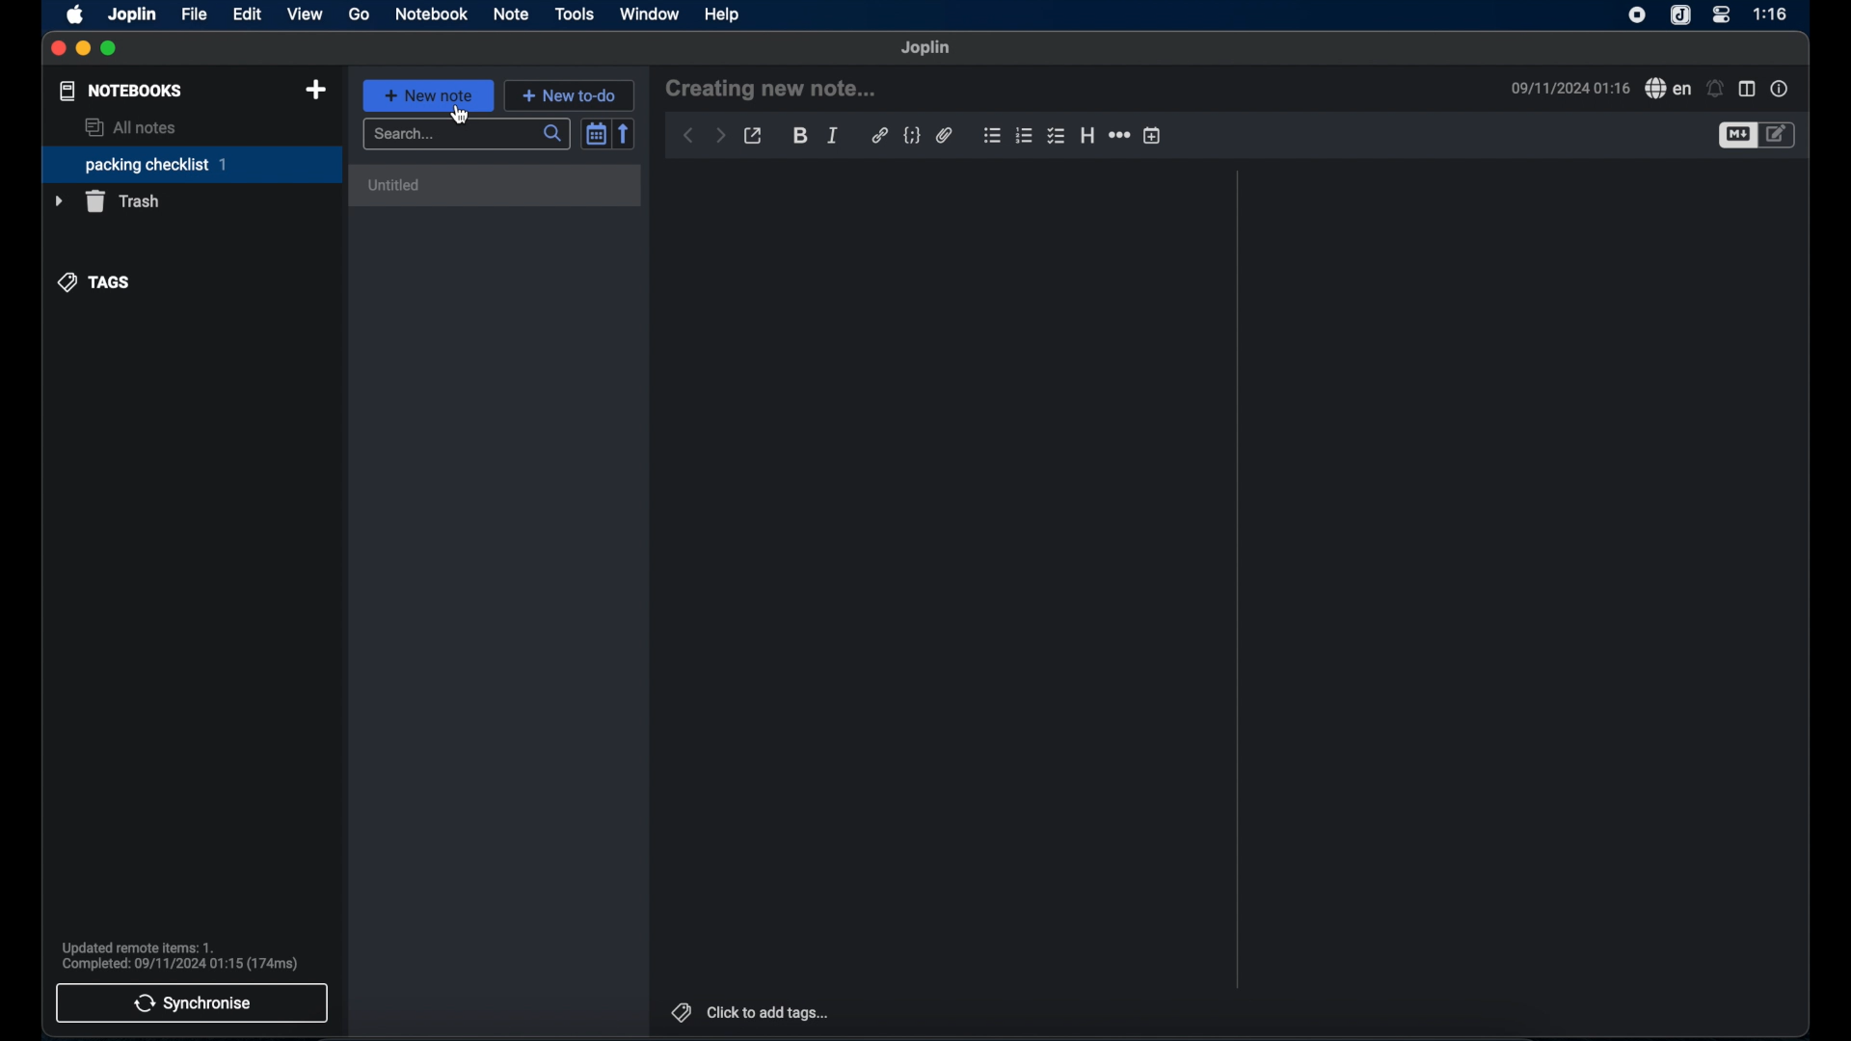 The height and width of the screenshot is (1041, 1851). Describe the element at coordinates (751, 1011) in the screenshot. I see `click to add tags` at that location.